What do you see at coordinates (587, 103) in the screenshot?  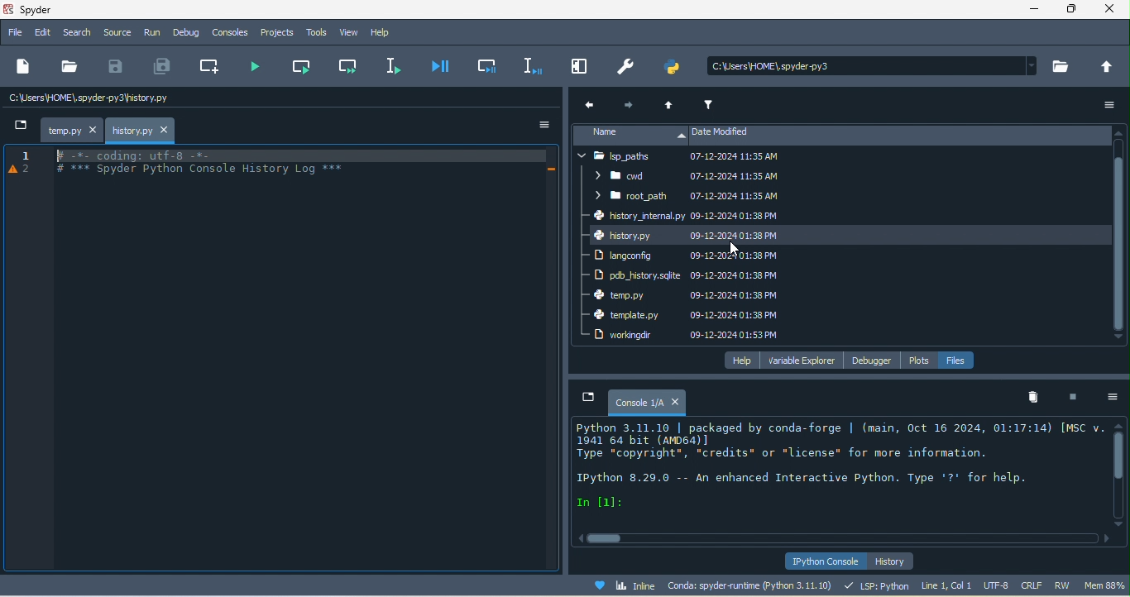 I see `previous` at bounding box center [587, 103].